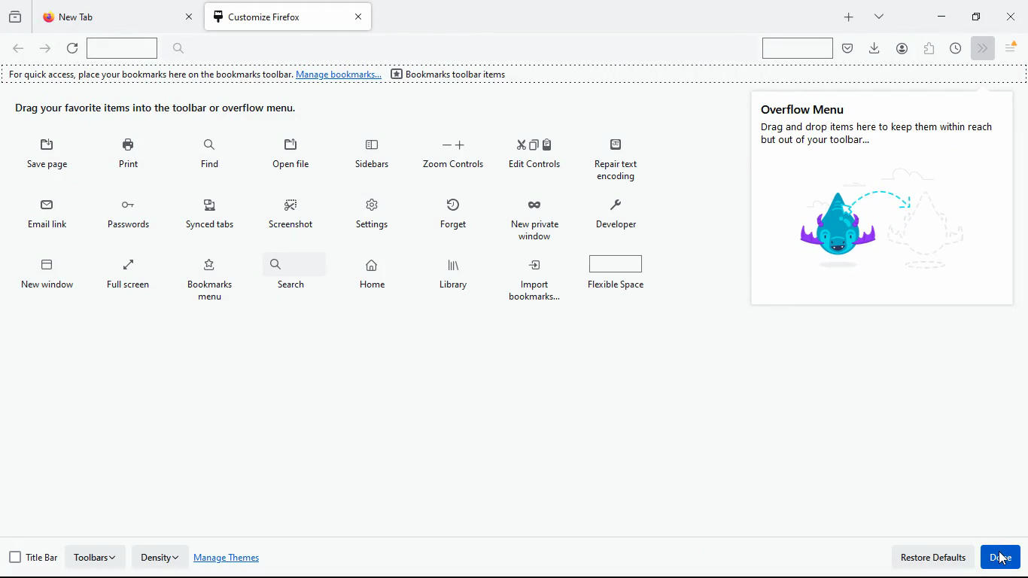 The image size is (1028, 578). I want to click on email link, so click(135, 215).